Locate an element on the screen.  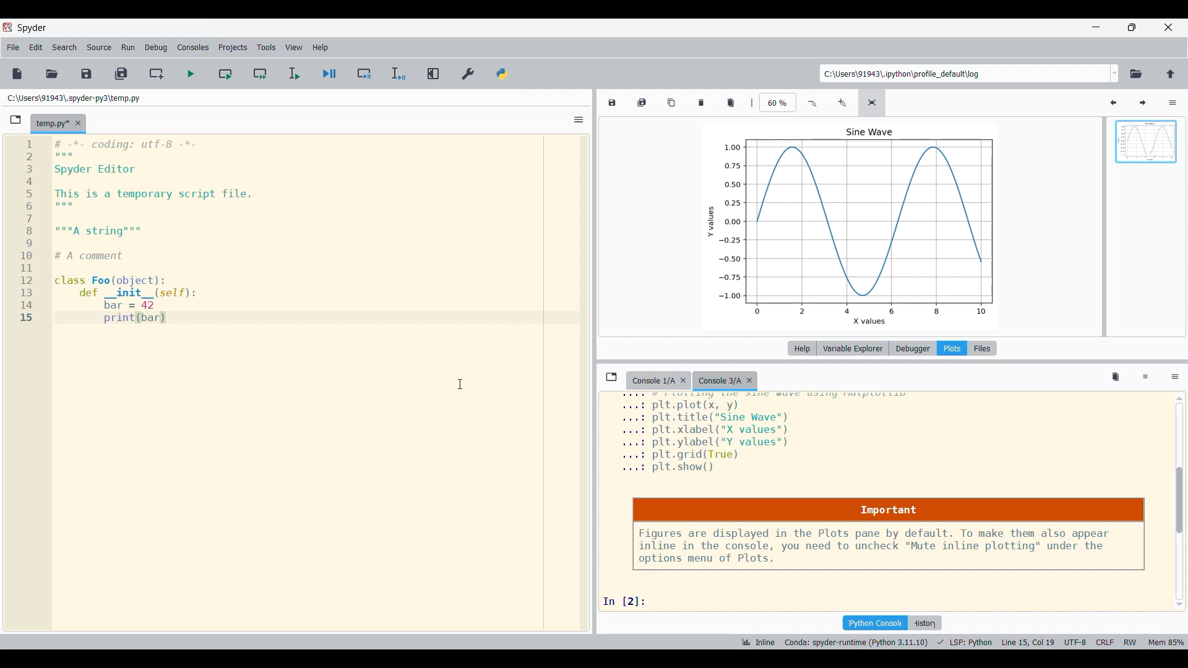
Edit menu is located at coordinates (37, 48).